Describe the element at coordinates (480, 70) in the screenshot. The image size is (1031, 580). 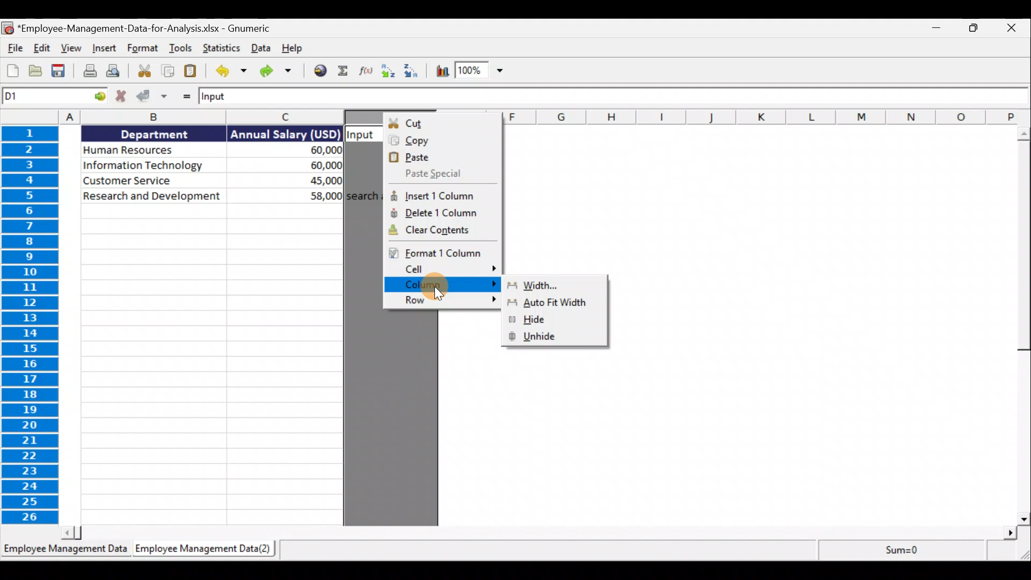
I see `Zoom` at that location.